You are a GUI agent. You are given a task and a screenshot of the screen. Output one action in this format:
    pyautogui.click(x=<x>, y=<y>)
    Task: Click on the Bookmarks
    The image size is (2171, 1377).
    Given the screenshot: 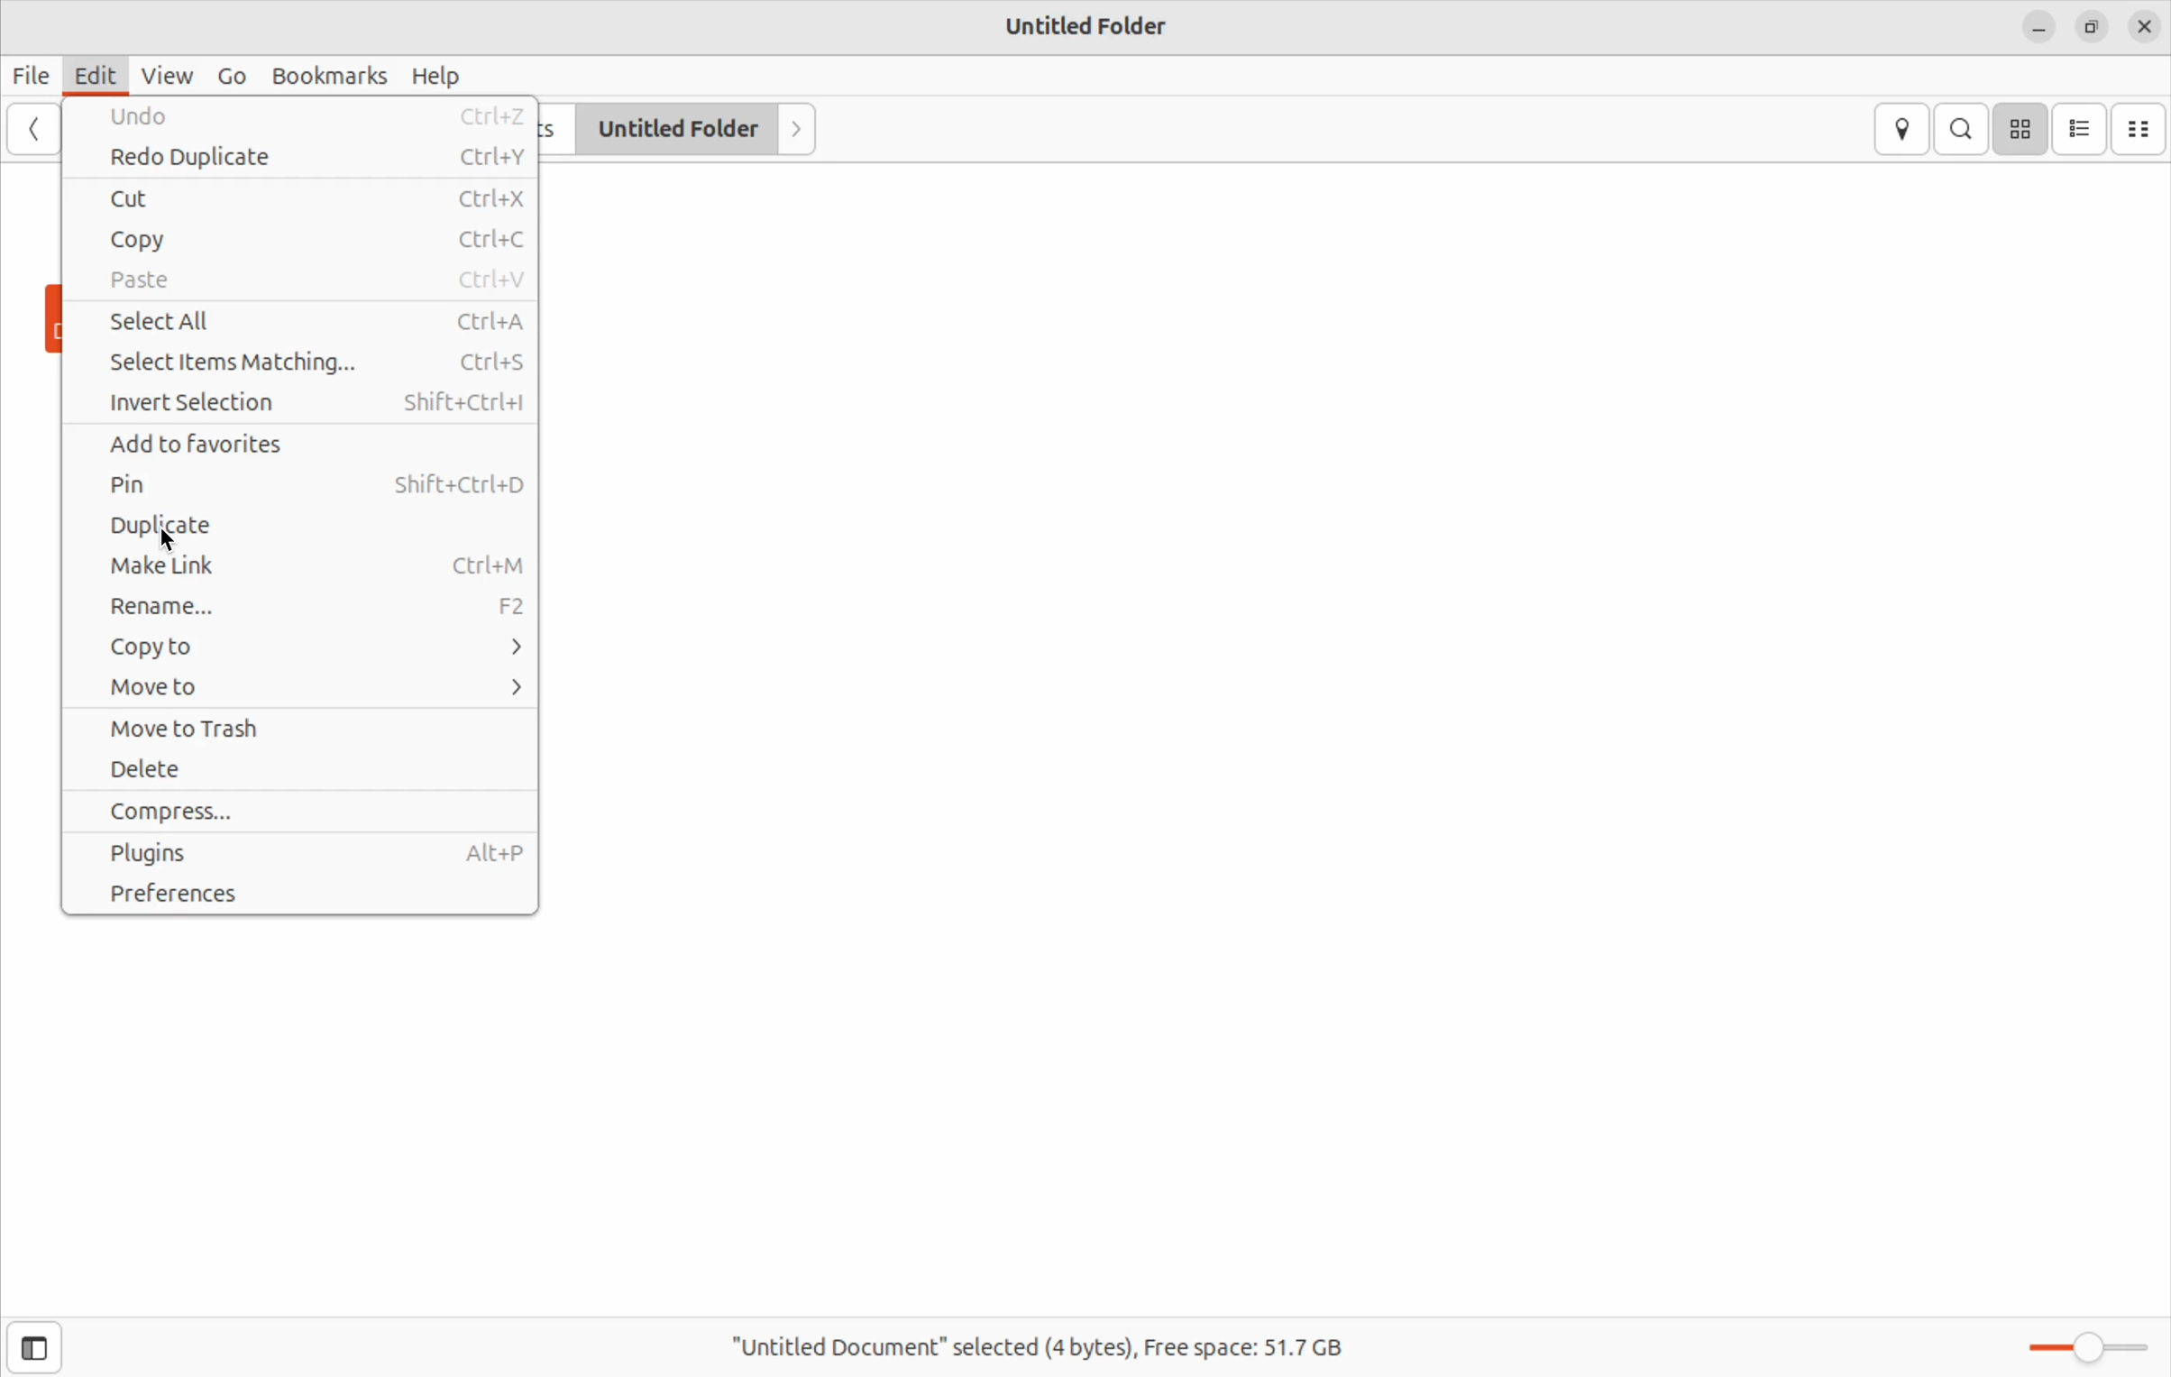 What is the action you would take?
    pyautogui.click(x=329, y=75)
    